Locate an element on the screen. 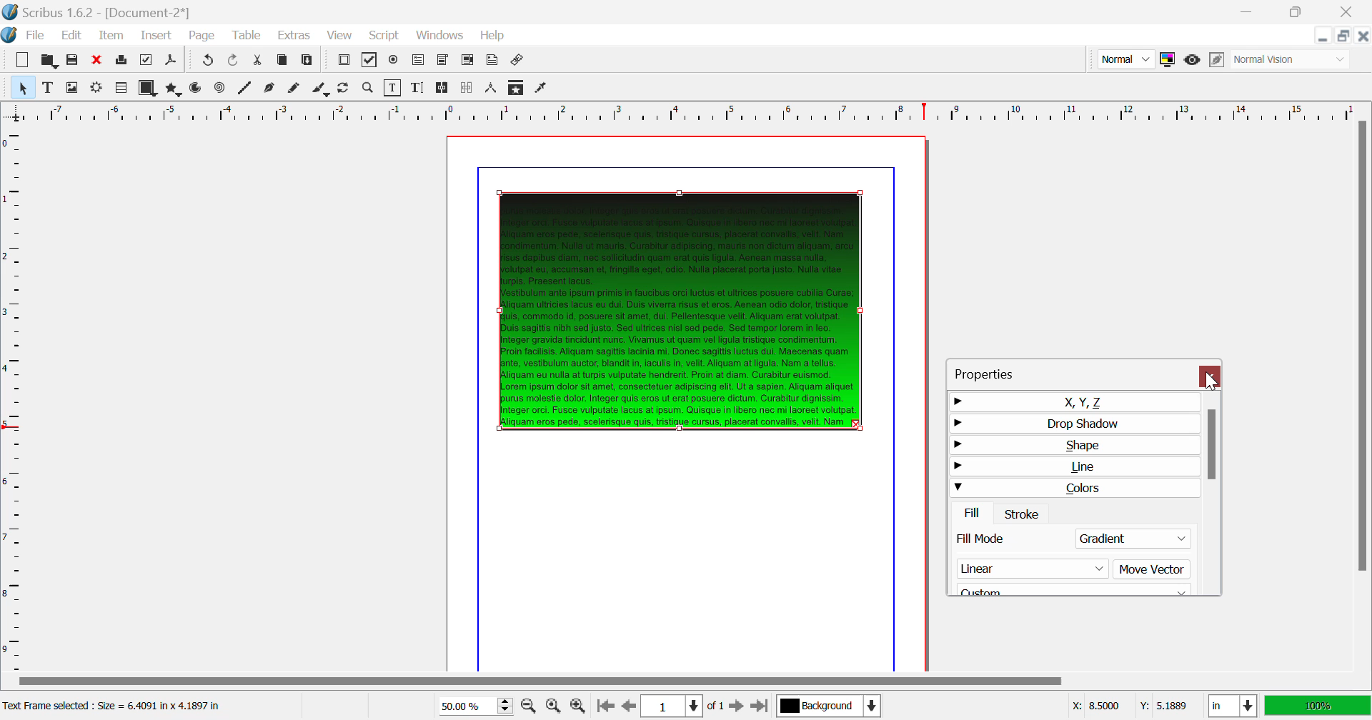 The image size is (1372, 720). Script is located at coordinates (385, 34).